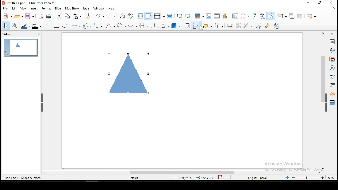  What do you see at coordinates (38, 25) in the screenshot?
I see `fill color` at bounding box center [38, 25].